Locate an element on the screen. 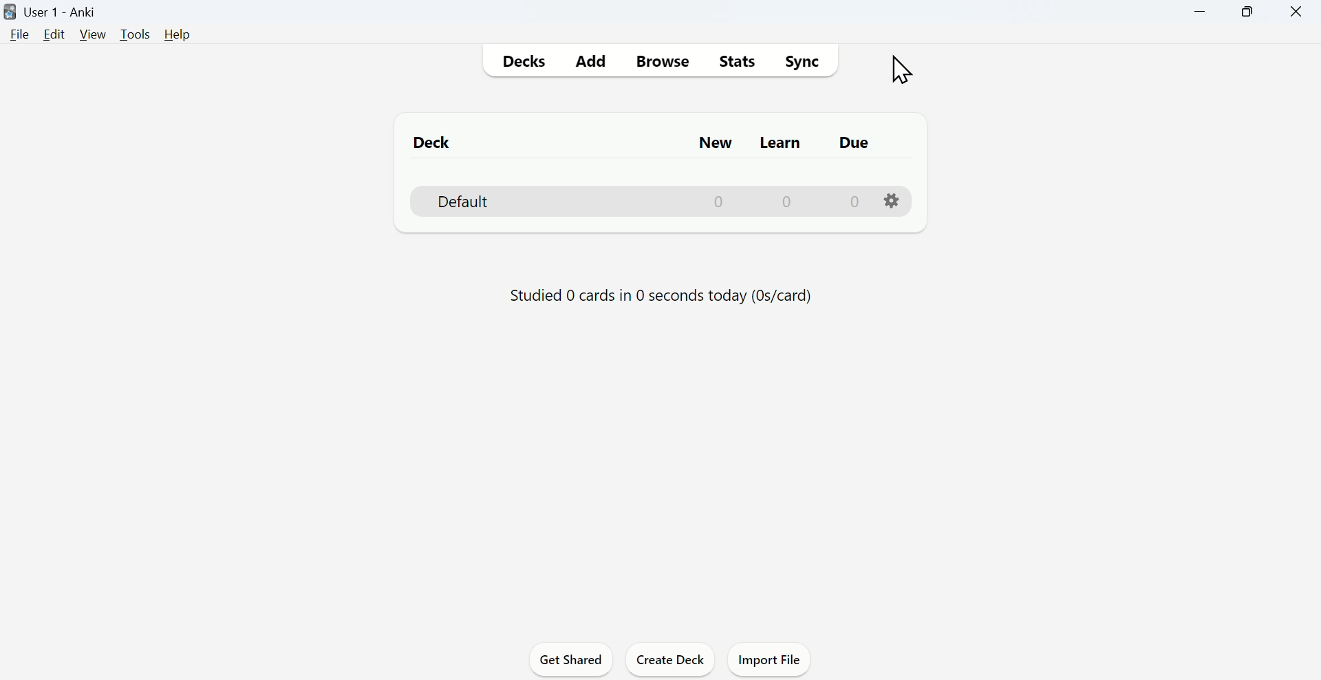 Image resolution: width=1321 pixels, height=680 pixels. View is located at coordinates (94, 34).